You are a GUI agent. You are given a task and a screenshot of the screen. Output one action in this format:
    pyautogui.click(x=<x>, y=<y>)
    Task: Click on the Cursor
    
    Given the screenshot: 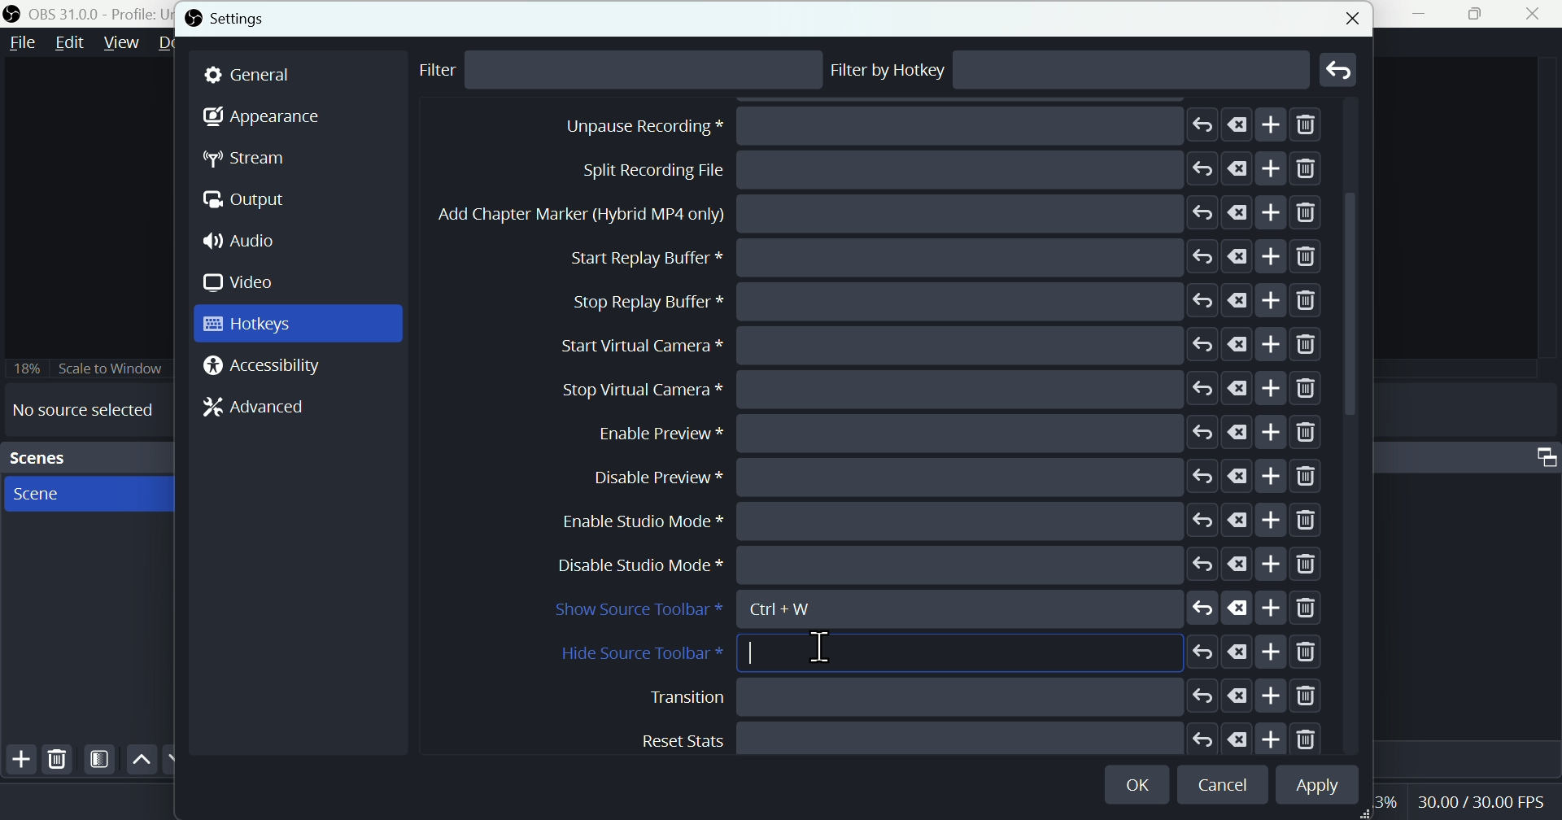 What is the action you would take?
    pyautogui.click(x=820, y=650)
    